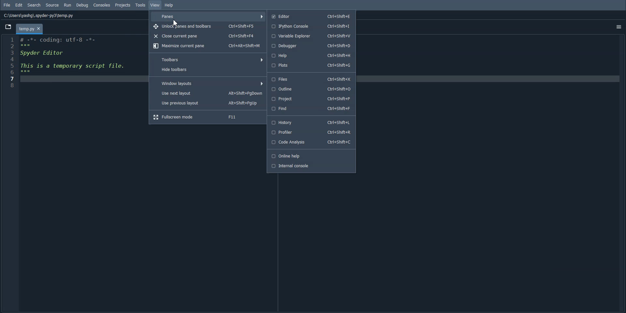 The image size is (626, 313). What do you see at coordinates (311, 166) in the screenshot?
I see `Internal Console` at bounding box center [311, 166].